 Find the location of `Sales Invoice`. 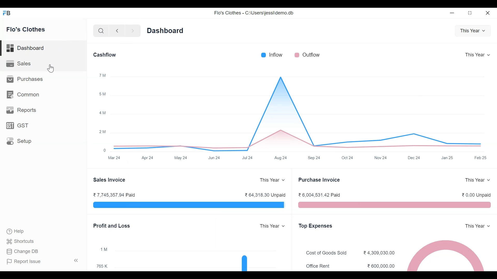

Sales Invoice is located at coordinates (110, 180).